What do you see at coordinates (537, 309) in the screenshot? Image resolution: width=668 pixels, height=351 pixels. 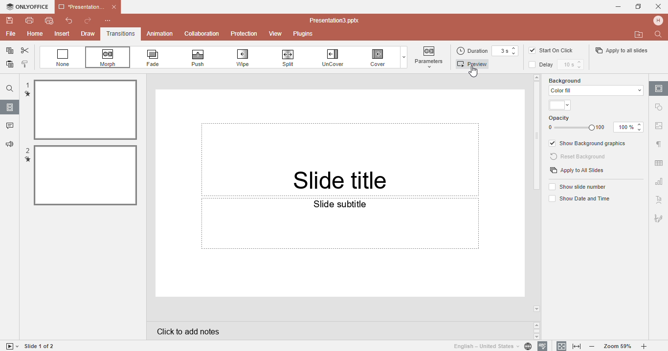 I see `arrow down` at bounding box center [537, 309].